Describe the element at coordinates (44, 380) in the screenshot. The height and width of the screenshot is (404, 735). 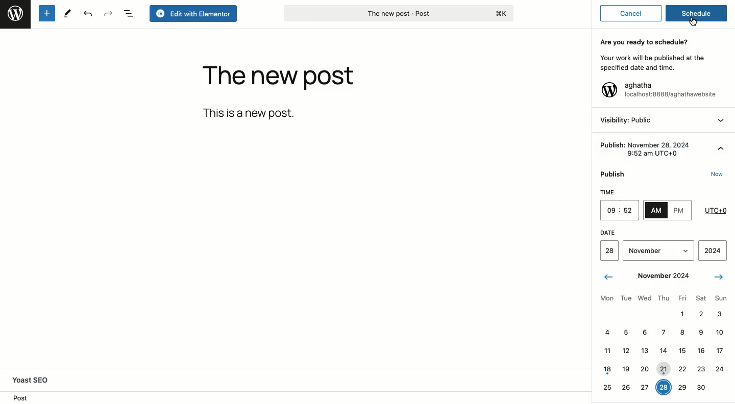
I see `Yoast SEO` at that location.